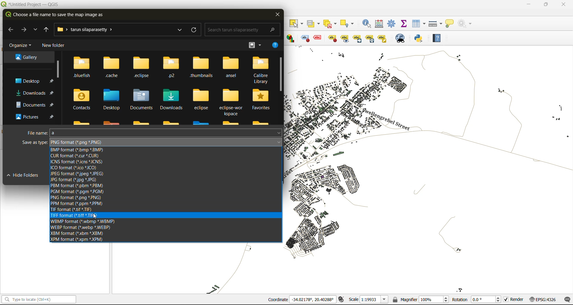 The width and height of the screenshot is (573, 305). I want to click on file path, so click(88, 30).